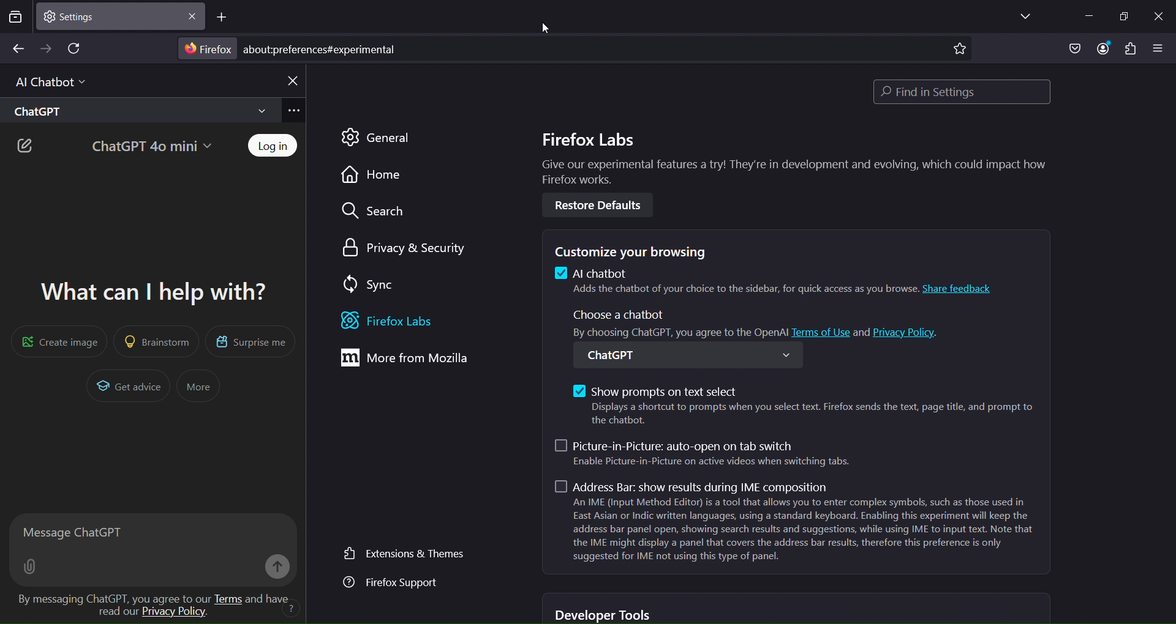  What do you see at coordinates (374, 212) in the screenshot?
I see `search` at bounding box center [374, 212].